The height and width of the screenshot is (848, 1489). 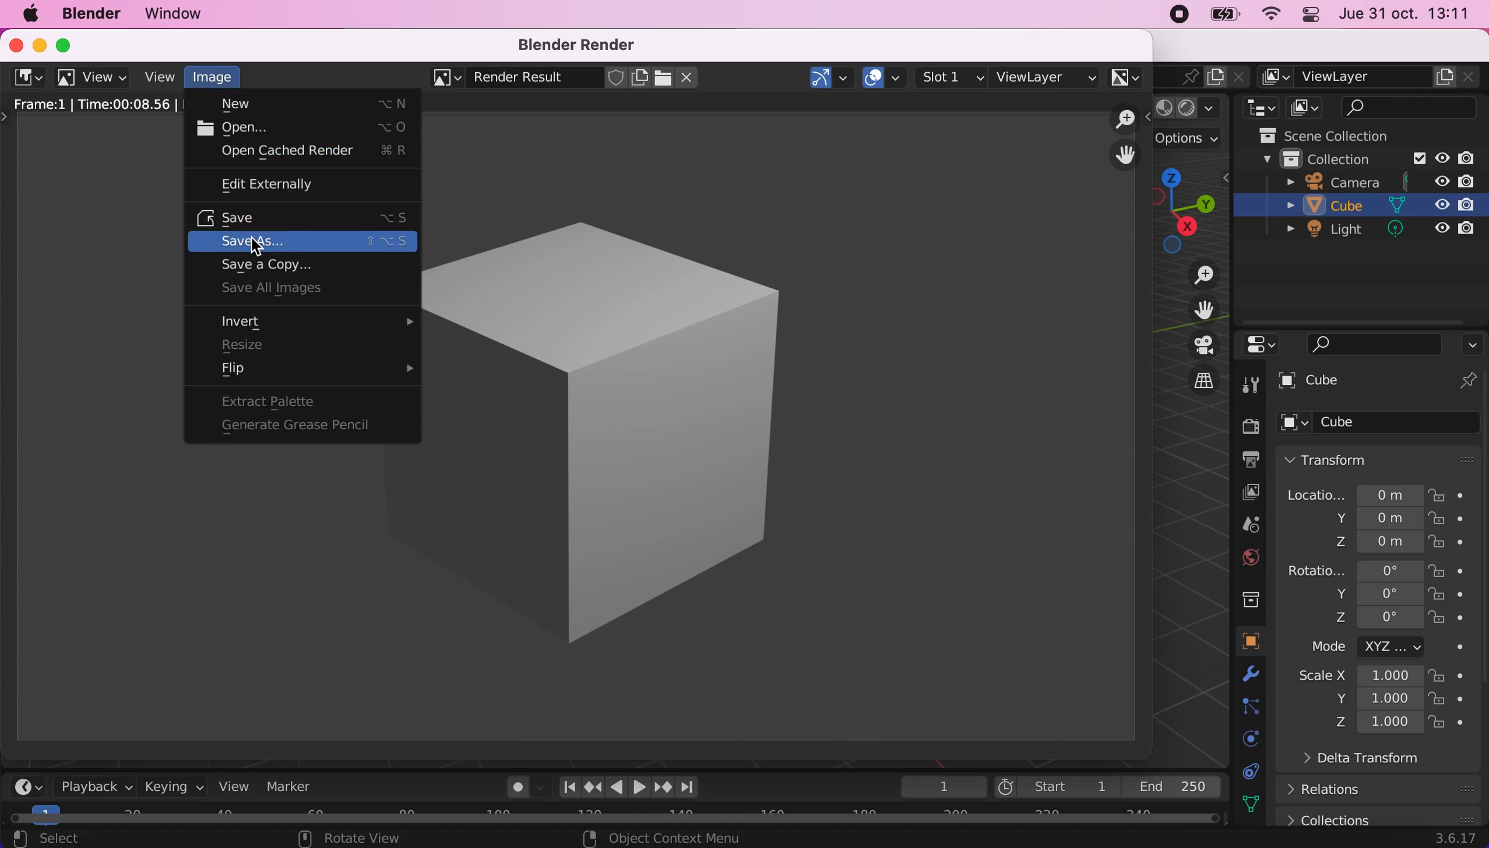 I want to click on 1, so click(x=937, y=786).